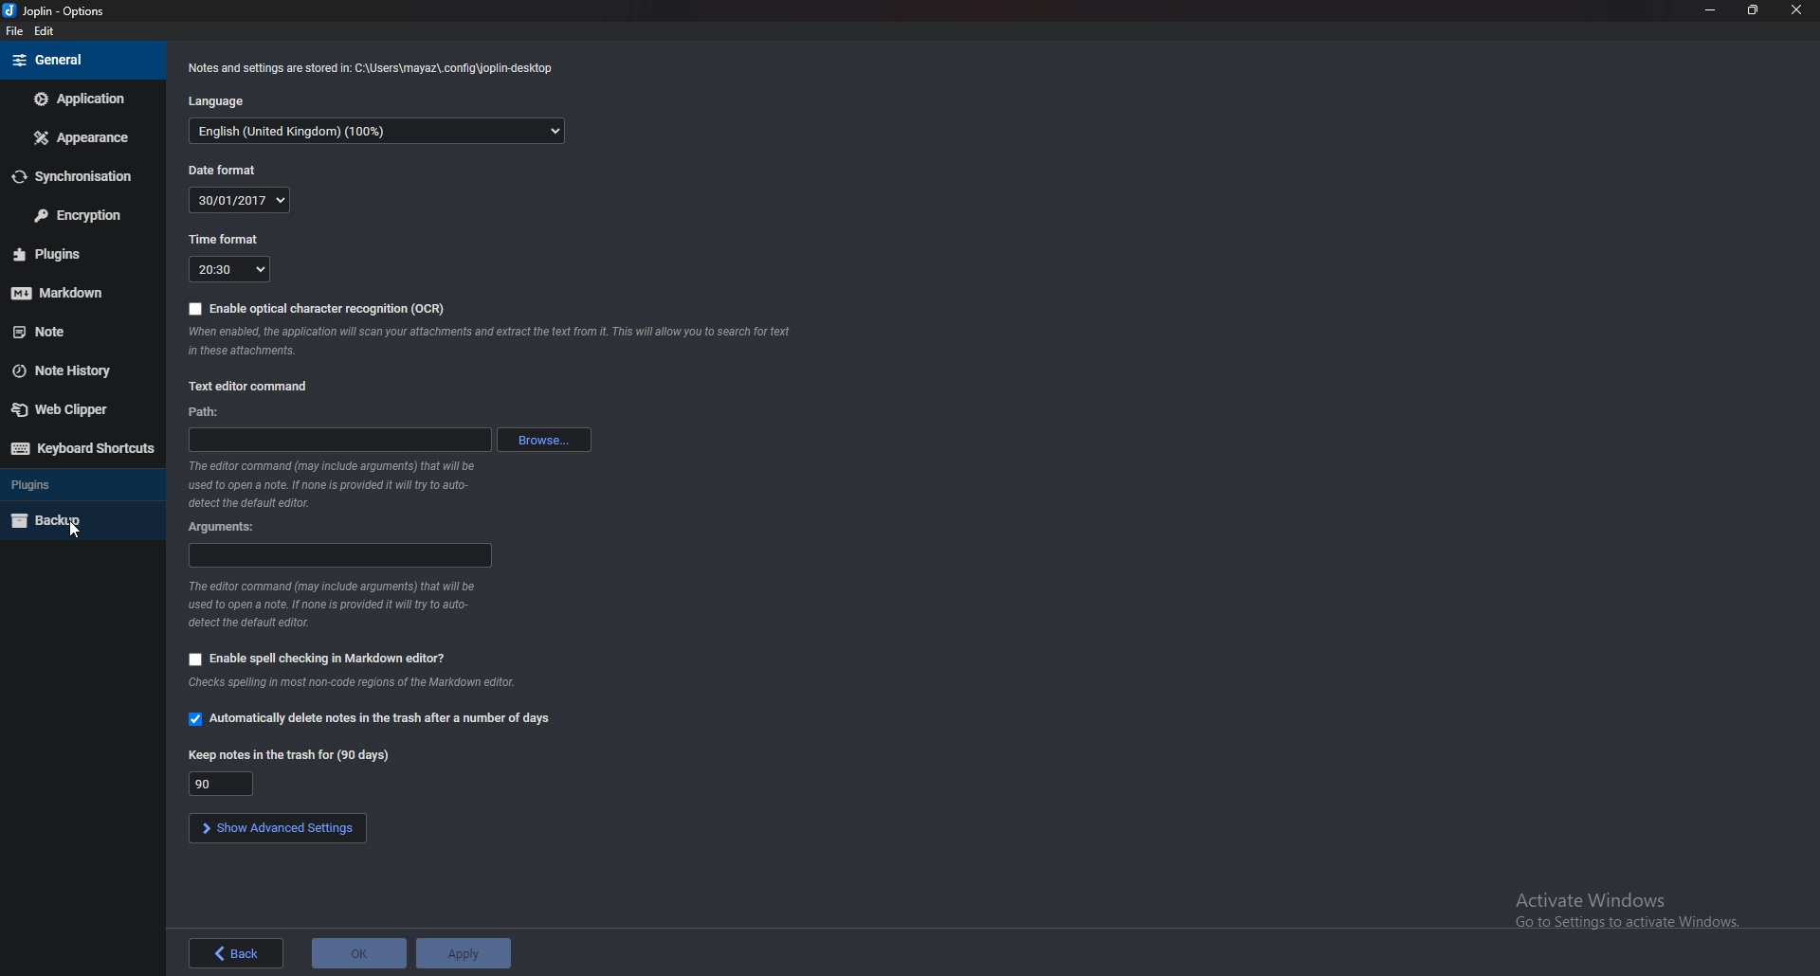 The height and width of the screenshot is (976, 1820). I want to click on Application, so click(83, 99).